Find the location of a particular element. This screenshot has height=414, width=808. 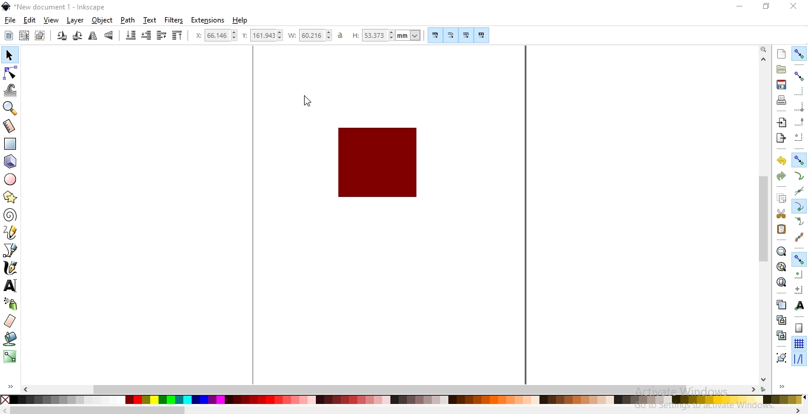

create duplicate is located at coordinates (781, 304).